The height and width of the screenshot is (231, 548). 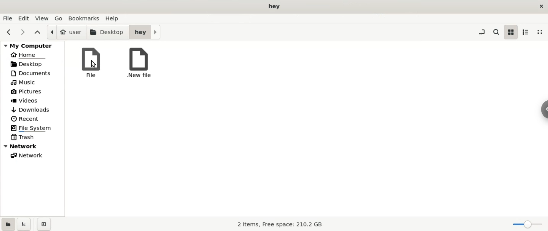 What do you see at coordinates (525, 224) in the screenshot?
I see `zoom` at bounding box center [525, 224].